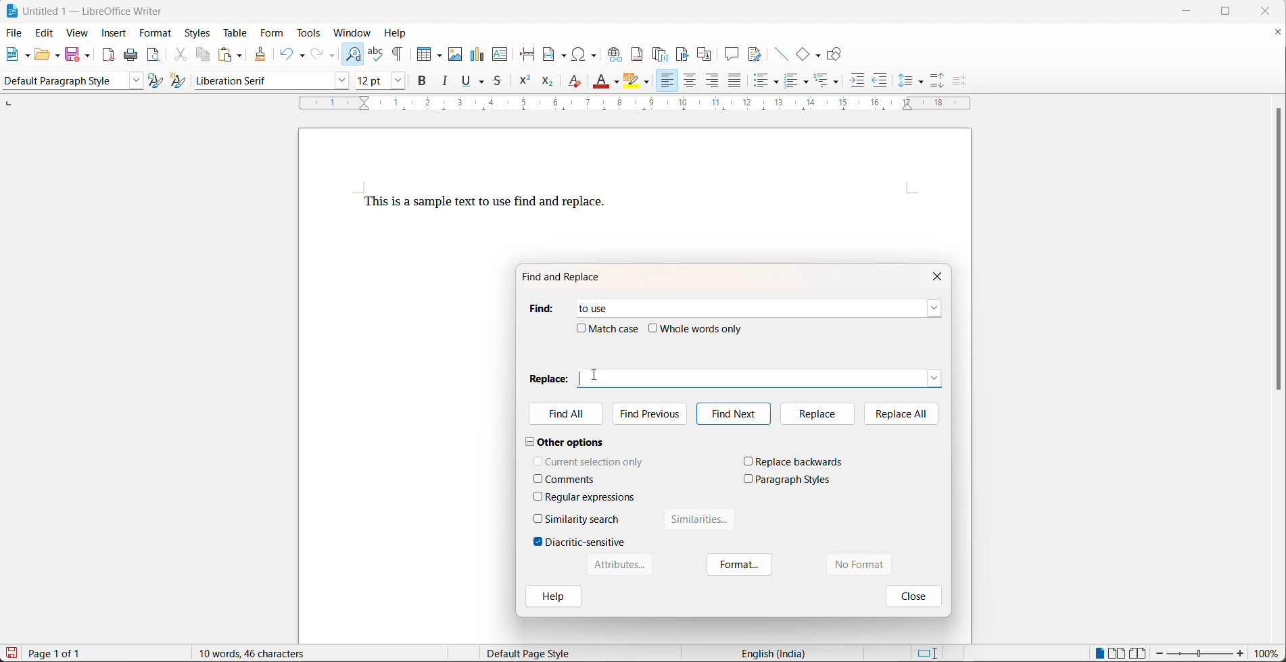 Image resolution: width=1286 pixels, height=662 pixels. I want to click on match case, so click(615, 328).